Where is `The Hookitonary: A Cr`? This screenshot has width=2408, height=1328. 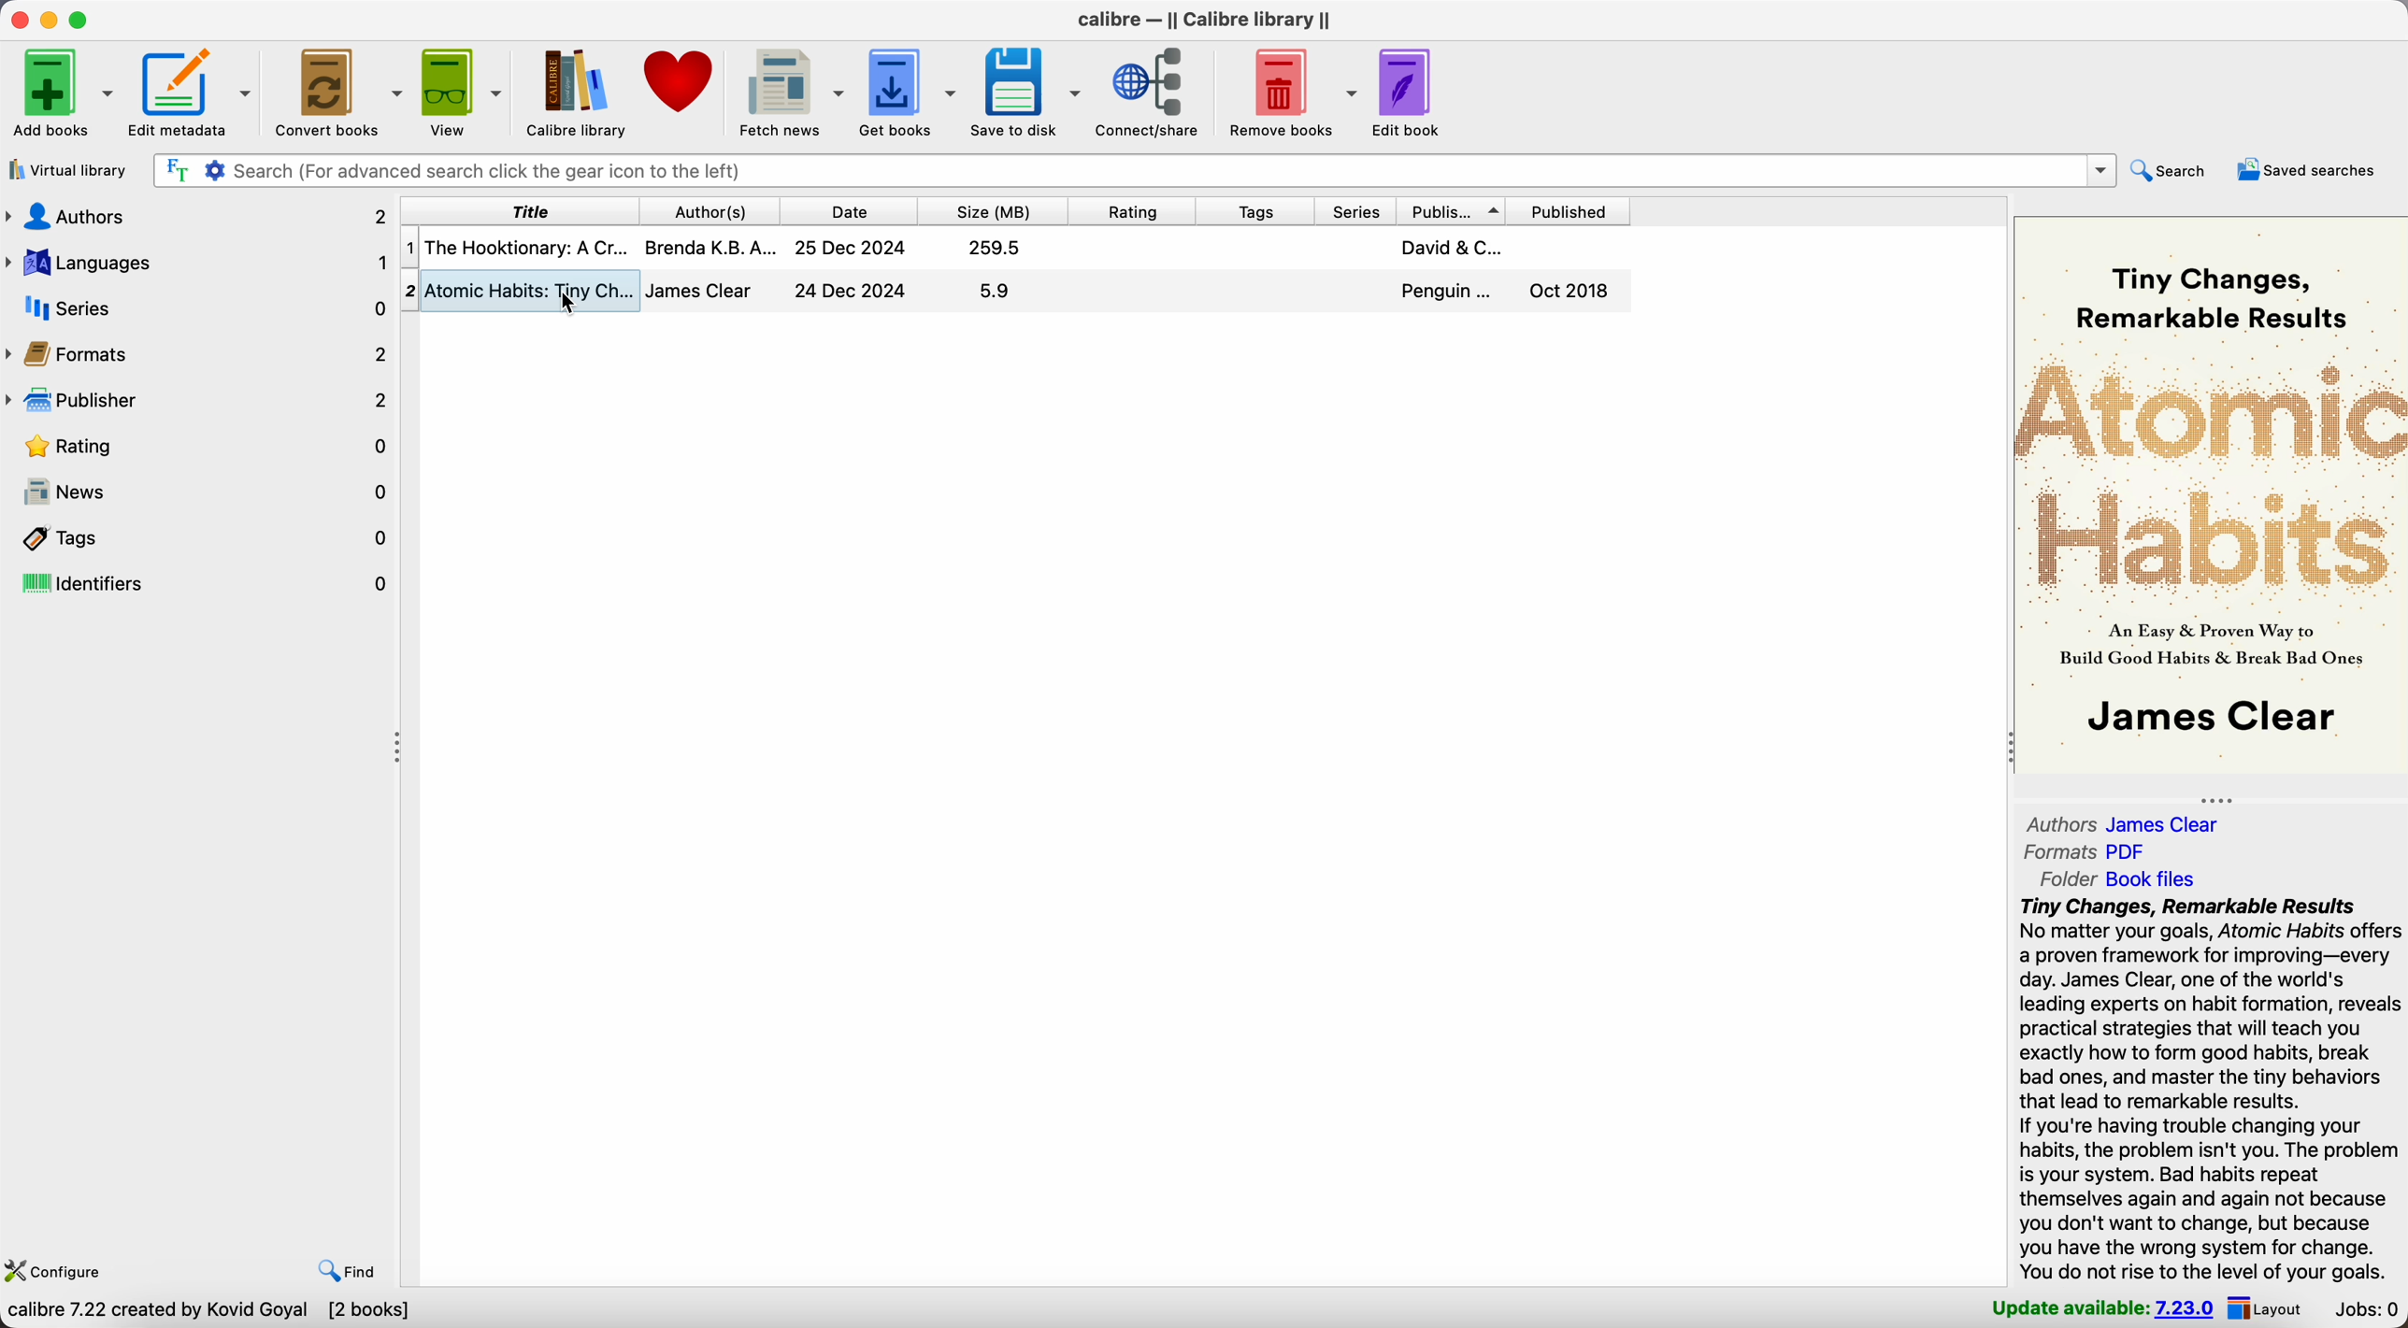
The Hookitonary: A Cr is located at coordinates (525, 247).